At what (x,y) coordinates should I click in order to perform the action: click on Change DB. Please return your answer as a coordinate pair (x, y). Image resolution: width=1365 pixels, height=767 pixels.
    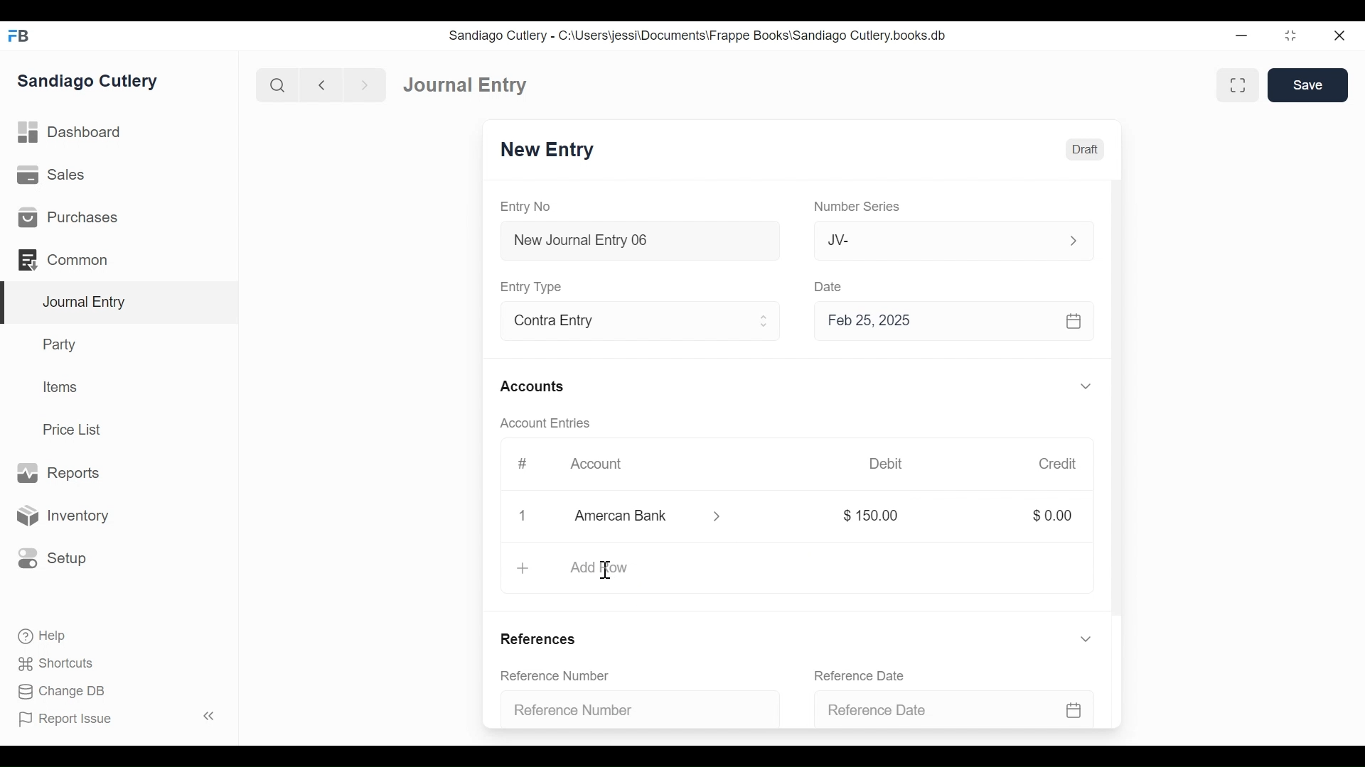
    Looking at the image, I should click on (64, 693).